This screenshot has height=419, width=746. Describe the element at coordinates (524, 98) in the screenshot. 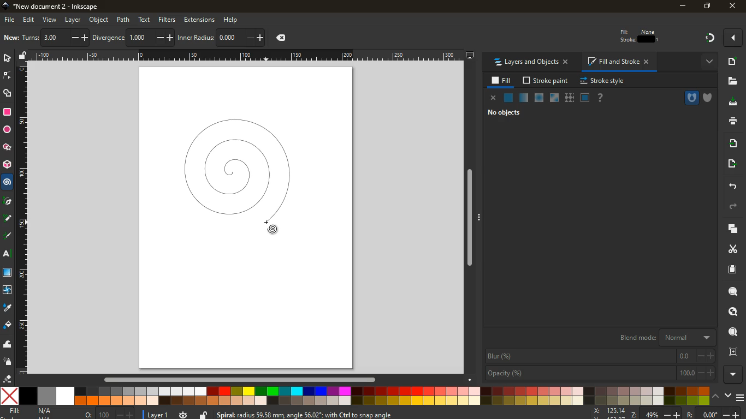

I see `opacity` at that location.